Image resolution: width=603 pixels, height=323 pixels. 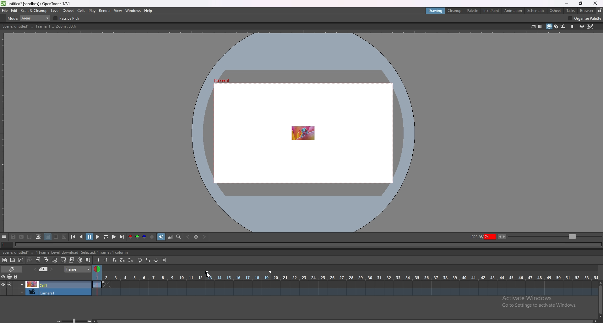 I want to click on camera view, so click(x=563, y=26).